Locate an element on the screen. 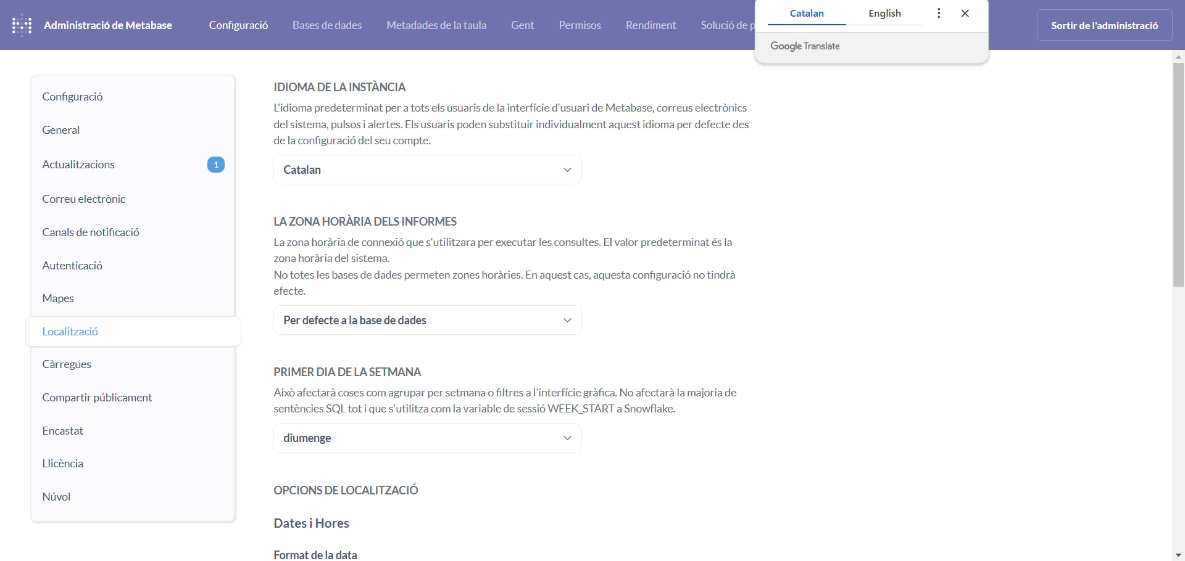 This screenshot has height=561, width=1185. Sortir de I'administracié is located at coordinates (1107, 25).